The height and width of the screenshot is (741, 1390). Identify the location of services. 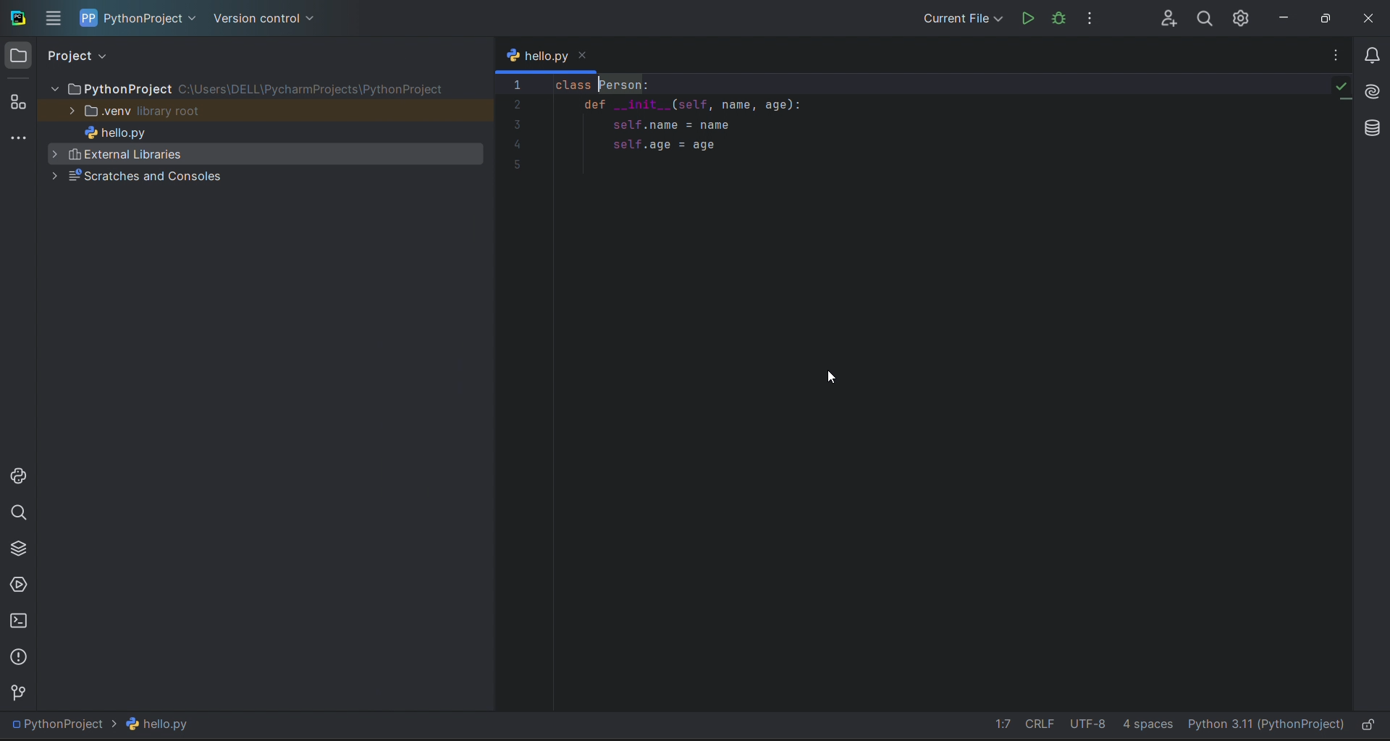
(18, 583).